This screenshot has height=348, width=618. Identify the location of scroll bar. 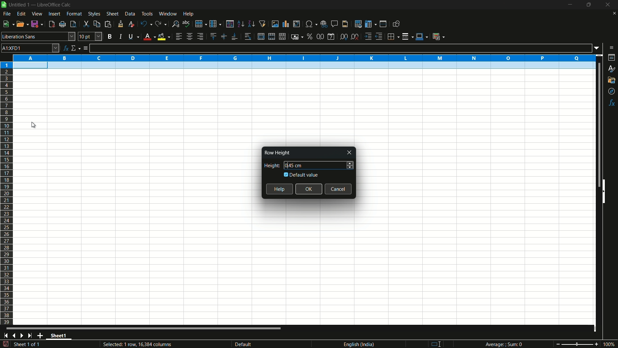
(595, 125).